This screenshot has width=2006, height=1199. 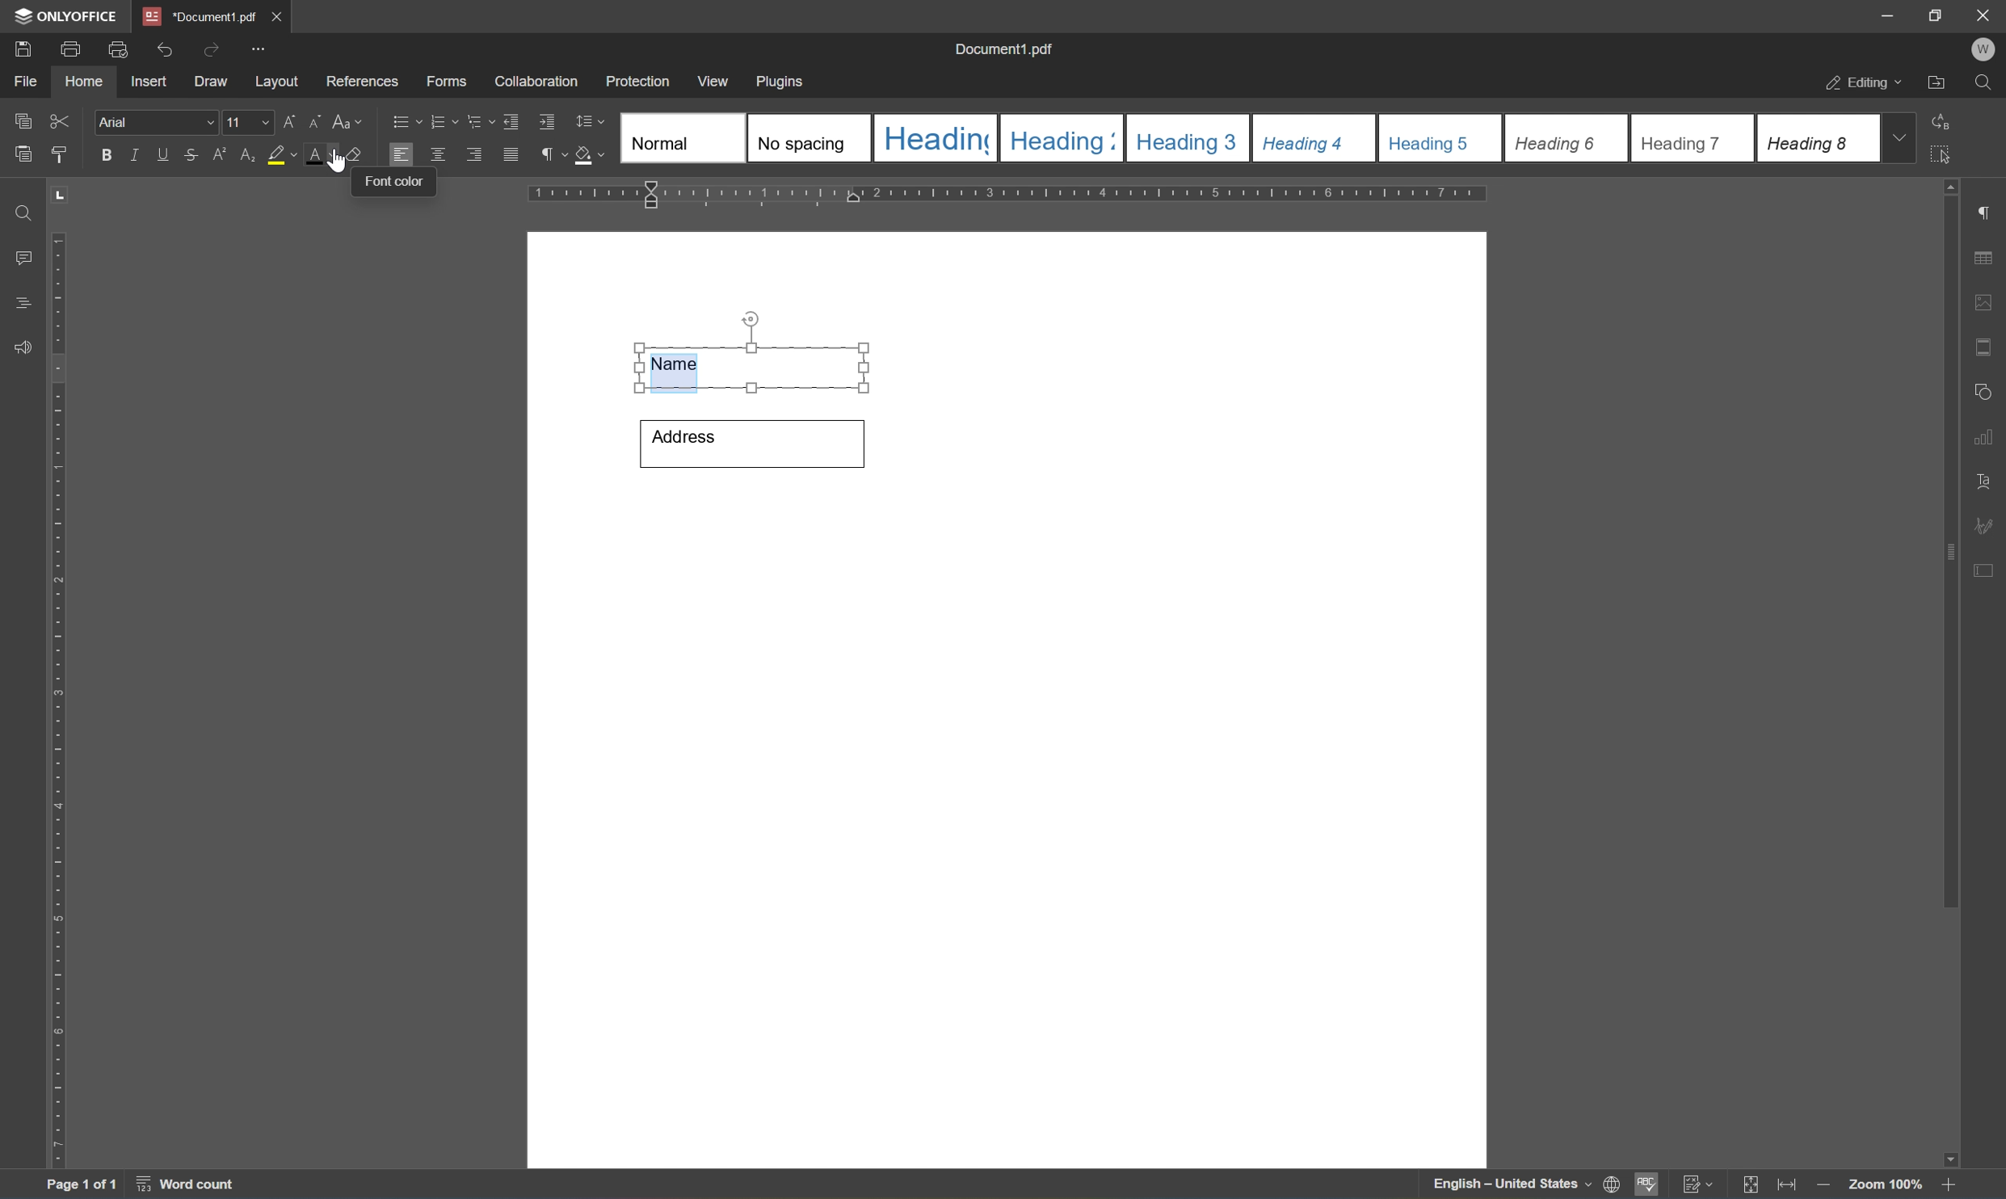 What do you see at coordinates (1885, 1184) in the screenshot?
I see `zoom 100%` at bounding box center [1885, 1184].